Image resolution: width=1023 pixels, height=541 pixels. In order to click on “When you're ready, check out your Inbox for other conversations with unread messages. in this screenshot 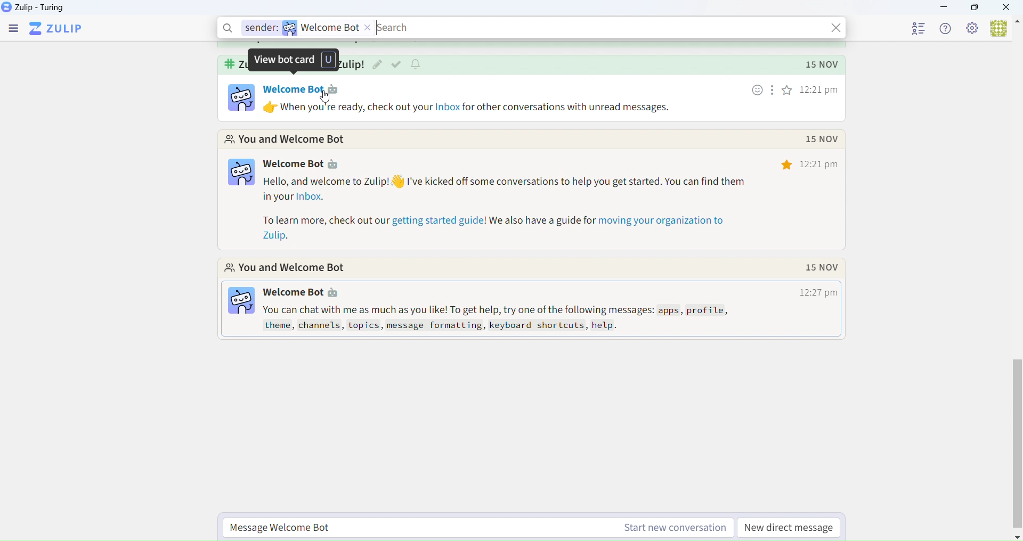, I will do `click(478, 106)`.